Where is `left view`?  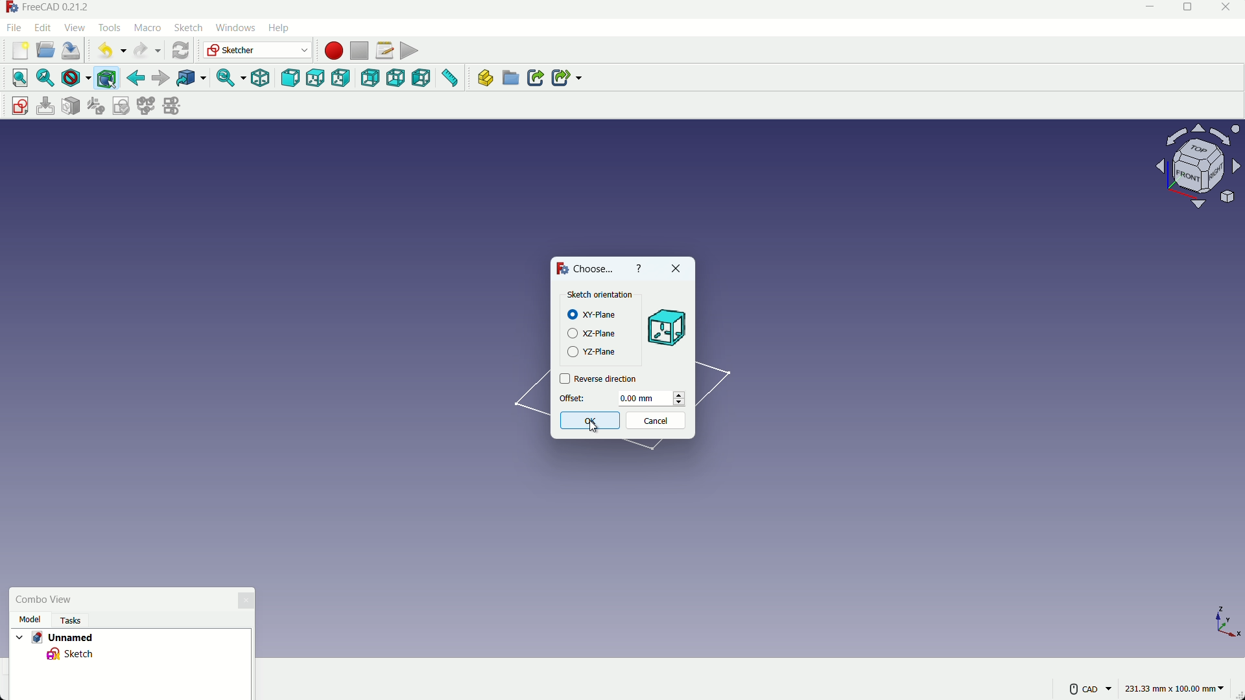 left view is located at coordinates (419, 77).